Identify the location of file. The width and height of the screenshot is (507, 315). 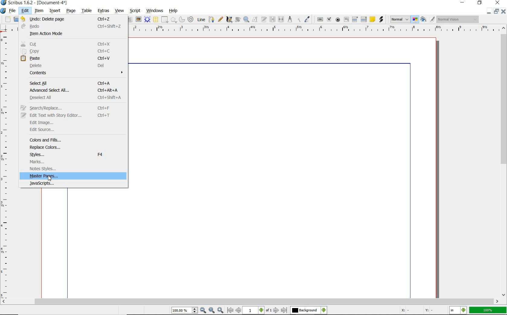
(13, 11).